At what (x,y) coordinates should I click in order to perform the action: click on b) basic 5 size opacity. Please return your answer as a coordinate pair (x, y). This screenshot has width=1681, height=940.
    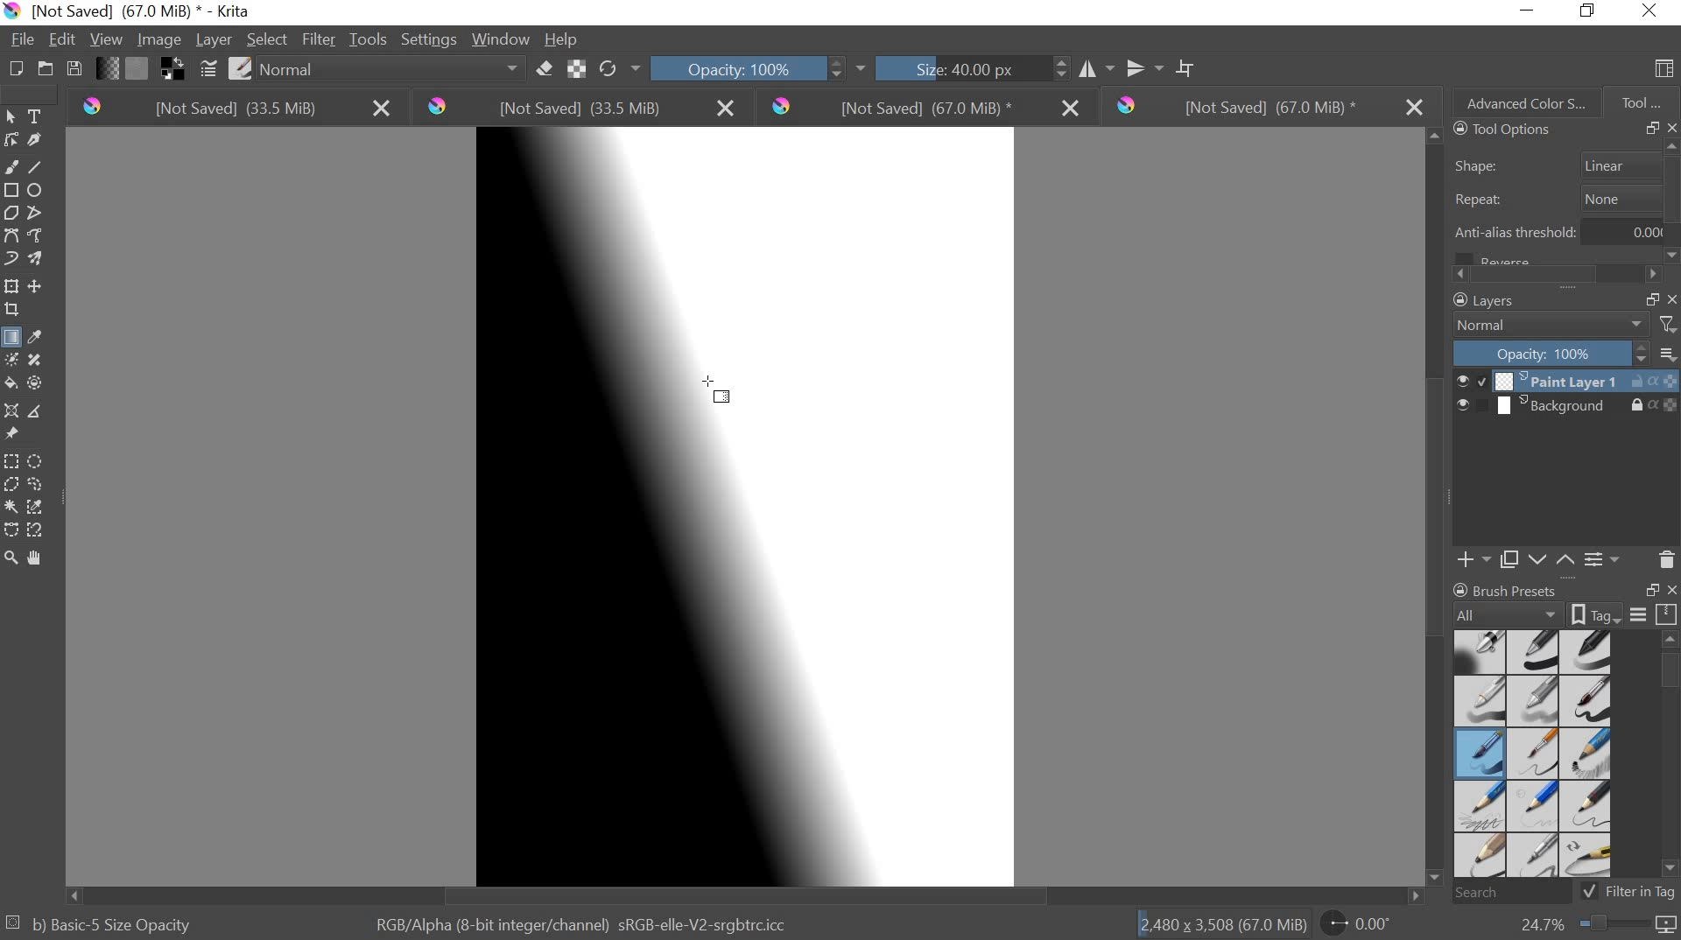
    Looking at the image, I should click on (106, 922).